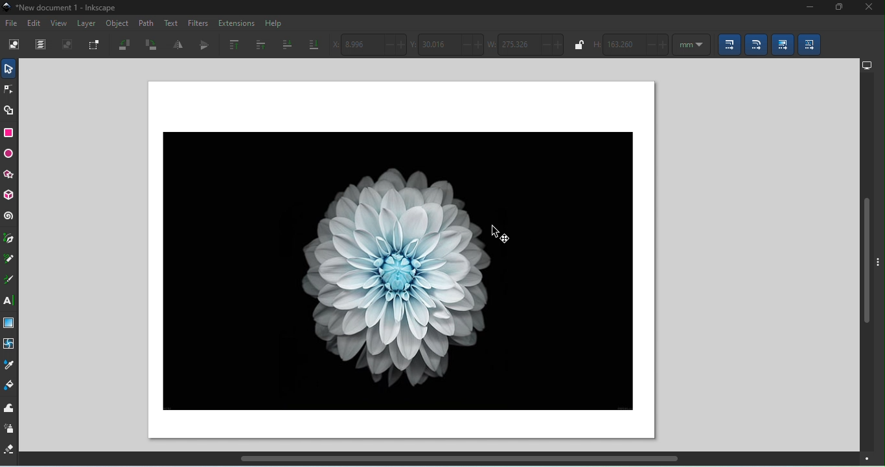  Describe the element at coordinates (727, 46) in the screenshot. I see `When scaling objects, scale the stroke width by same proportion` at that location.